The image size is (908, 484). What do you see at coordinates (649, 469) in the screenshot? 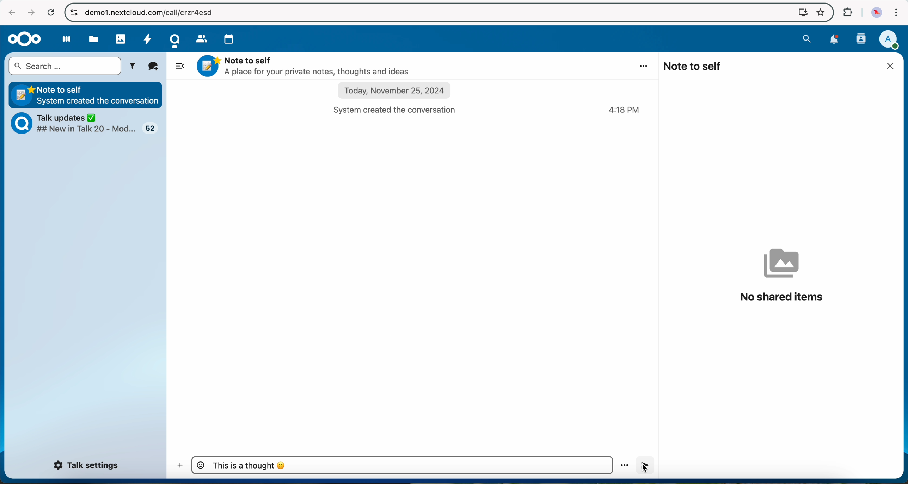
I see `cursor` at bounding box center [649, 469].